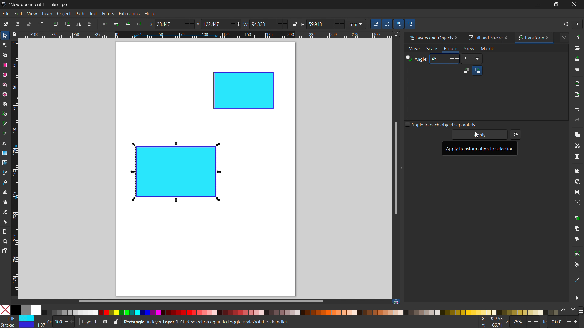  What do you see at coordinates (577, 171) in the screenshot?
I see `zoom selection` at bounding box center [577, 171].